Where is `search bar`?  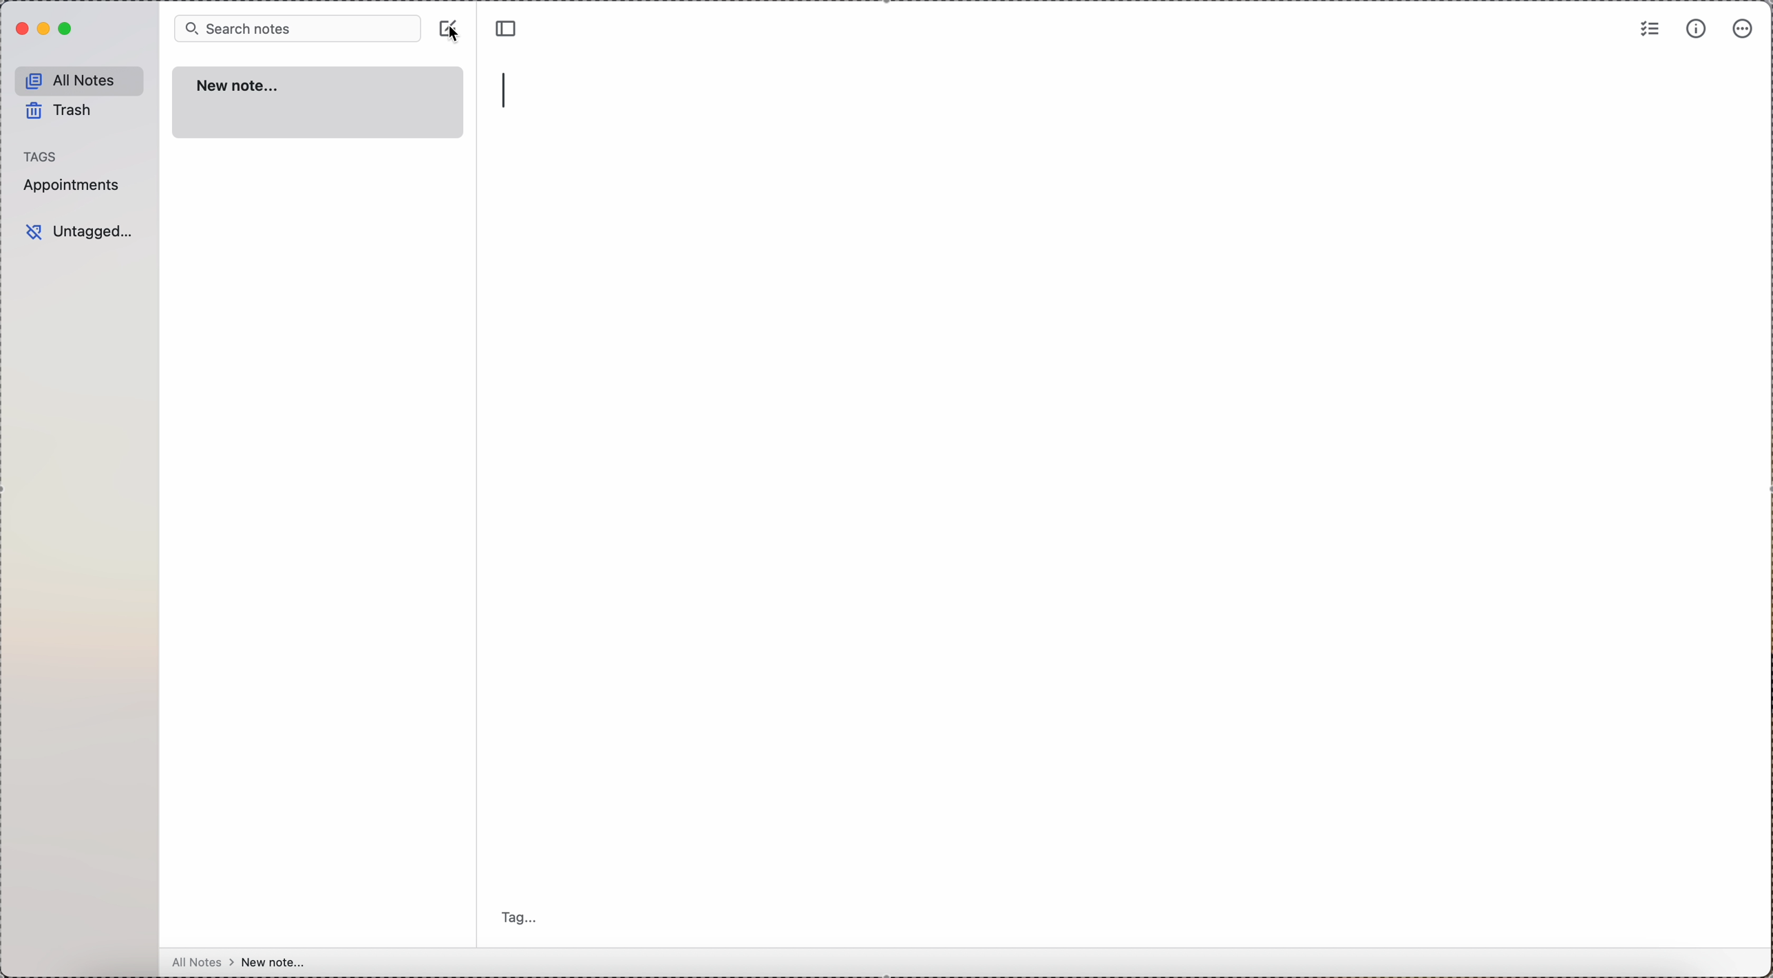 search bar is located at coordinates (295, 28).